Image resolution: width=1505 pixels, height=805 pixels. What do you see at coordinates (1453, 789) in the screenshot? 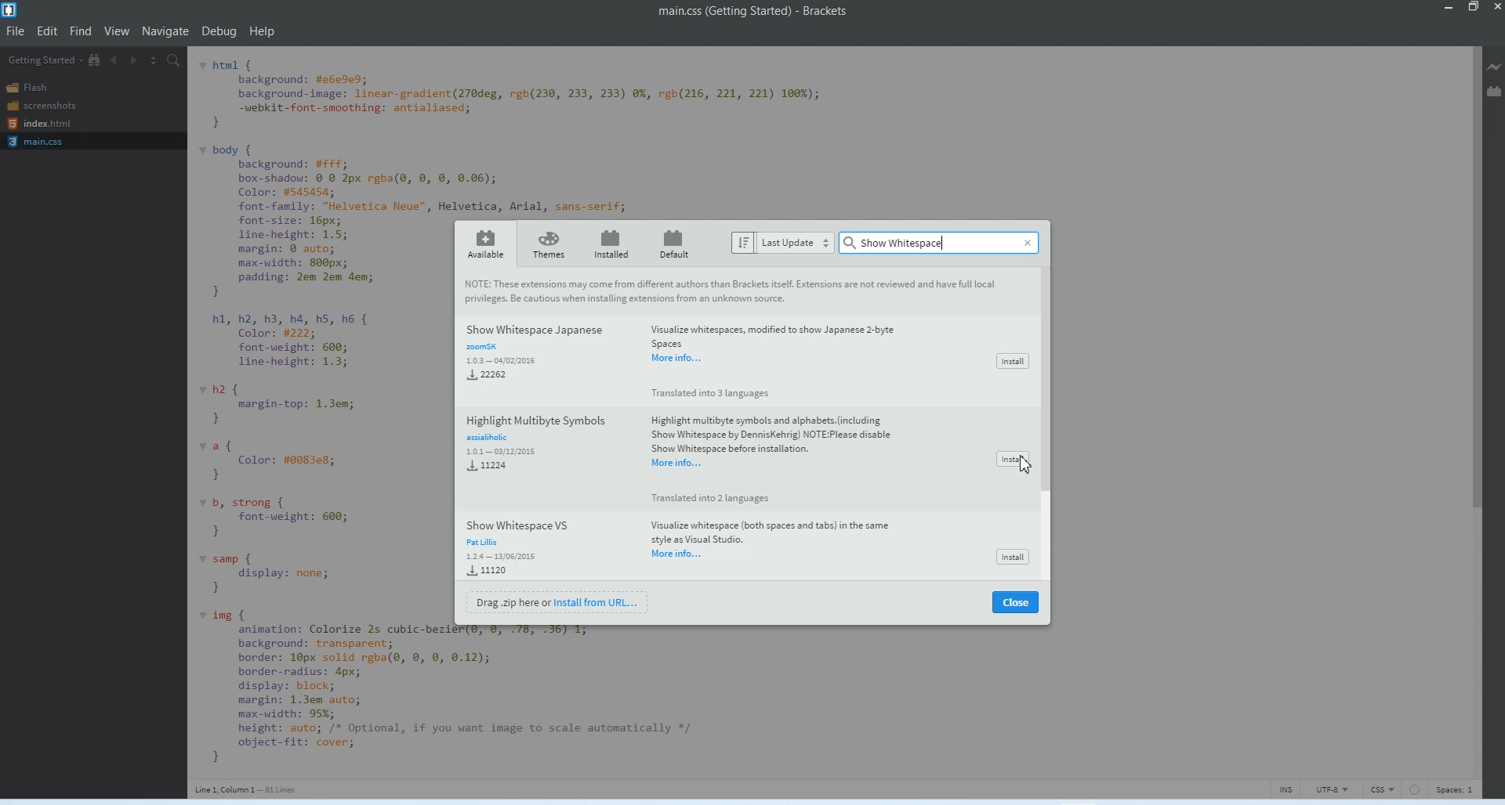
I see `Spaces 1` at bounding box center [1453, 789].